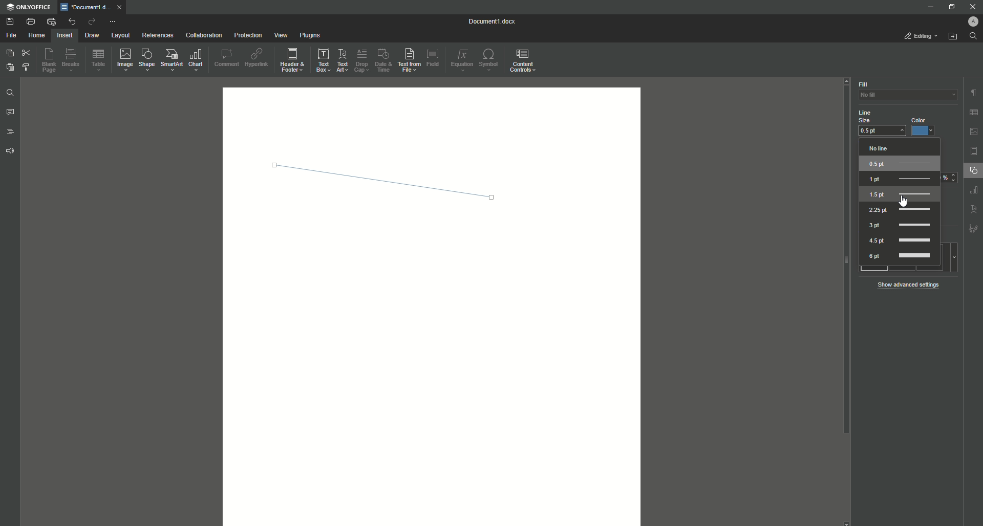  Describe the element at coordinates (10, 21) in the screenshot. I see `Save` at that location.